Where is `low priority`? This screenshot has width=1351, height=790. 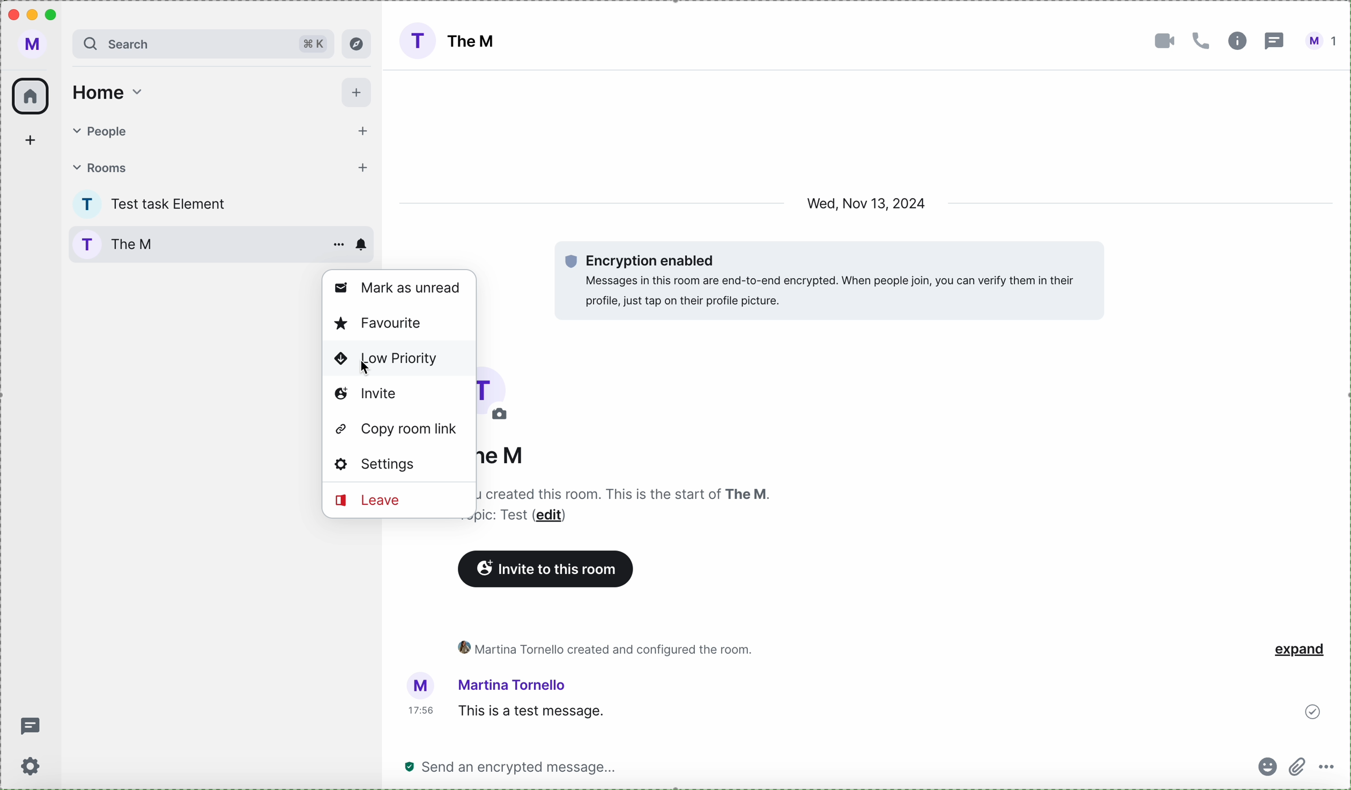
low priority is located at coordinates (383, 356).